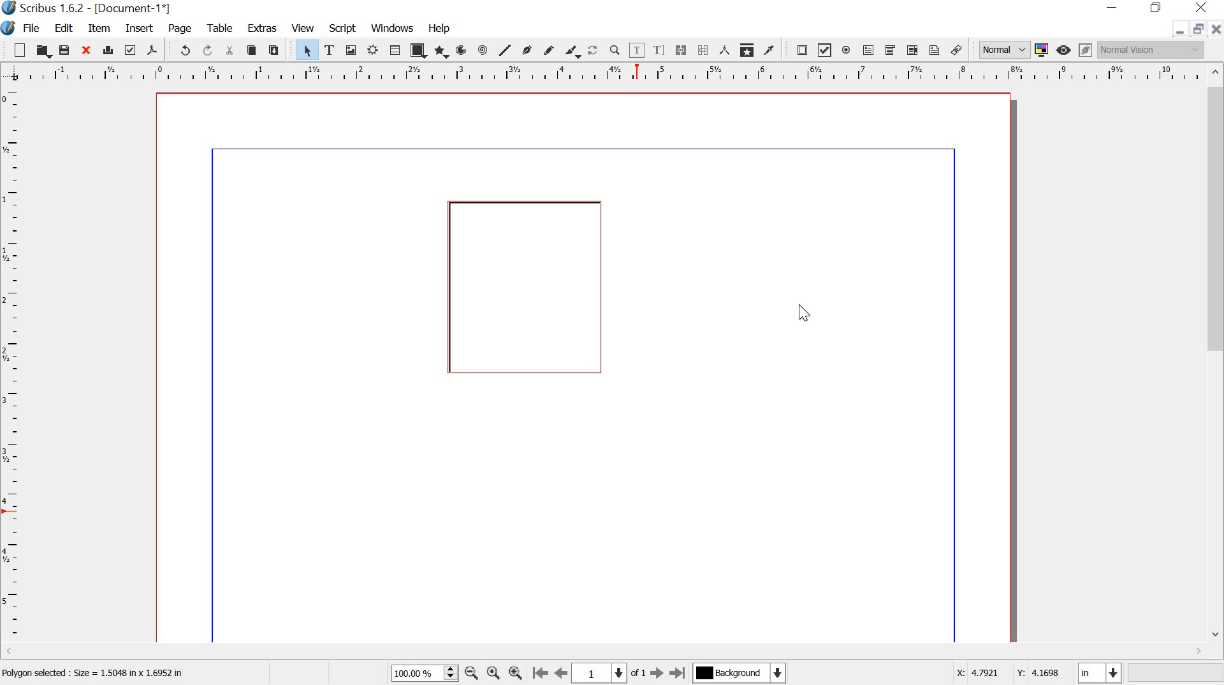 The width and height of the screenshot is (1224, 685). I want to click on zoom in or out, so click(615, 51).